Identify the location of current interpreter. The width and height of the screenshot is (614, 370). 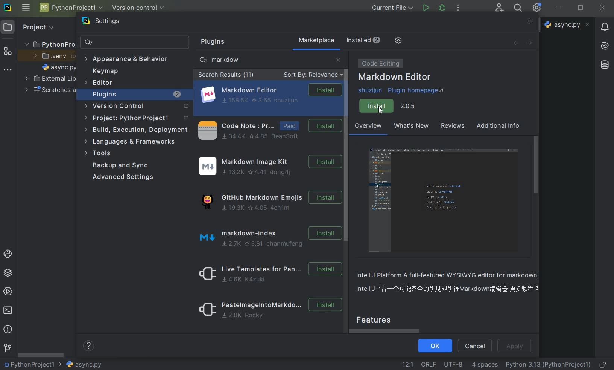
(548, 365).